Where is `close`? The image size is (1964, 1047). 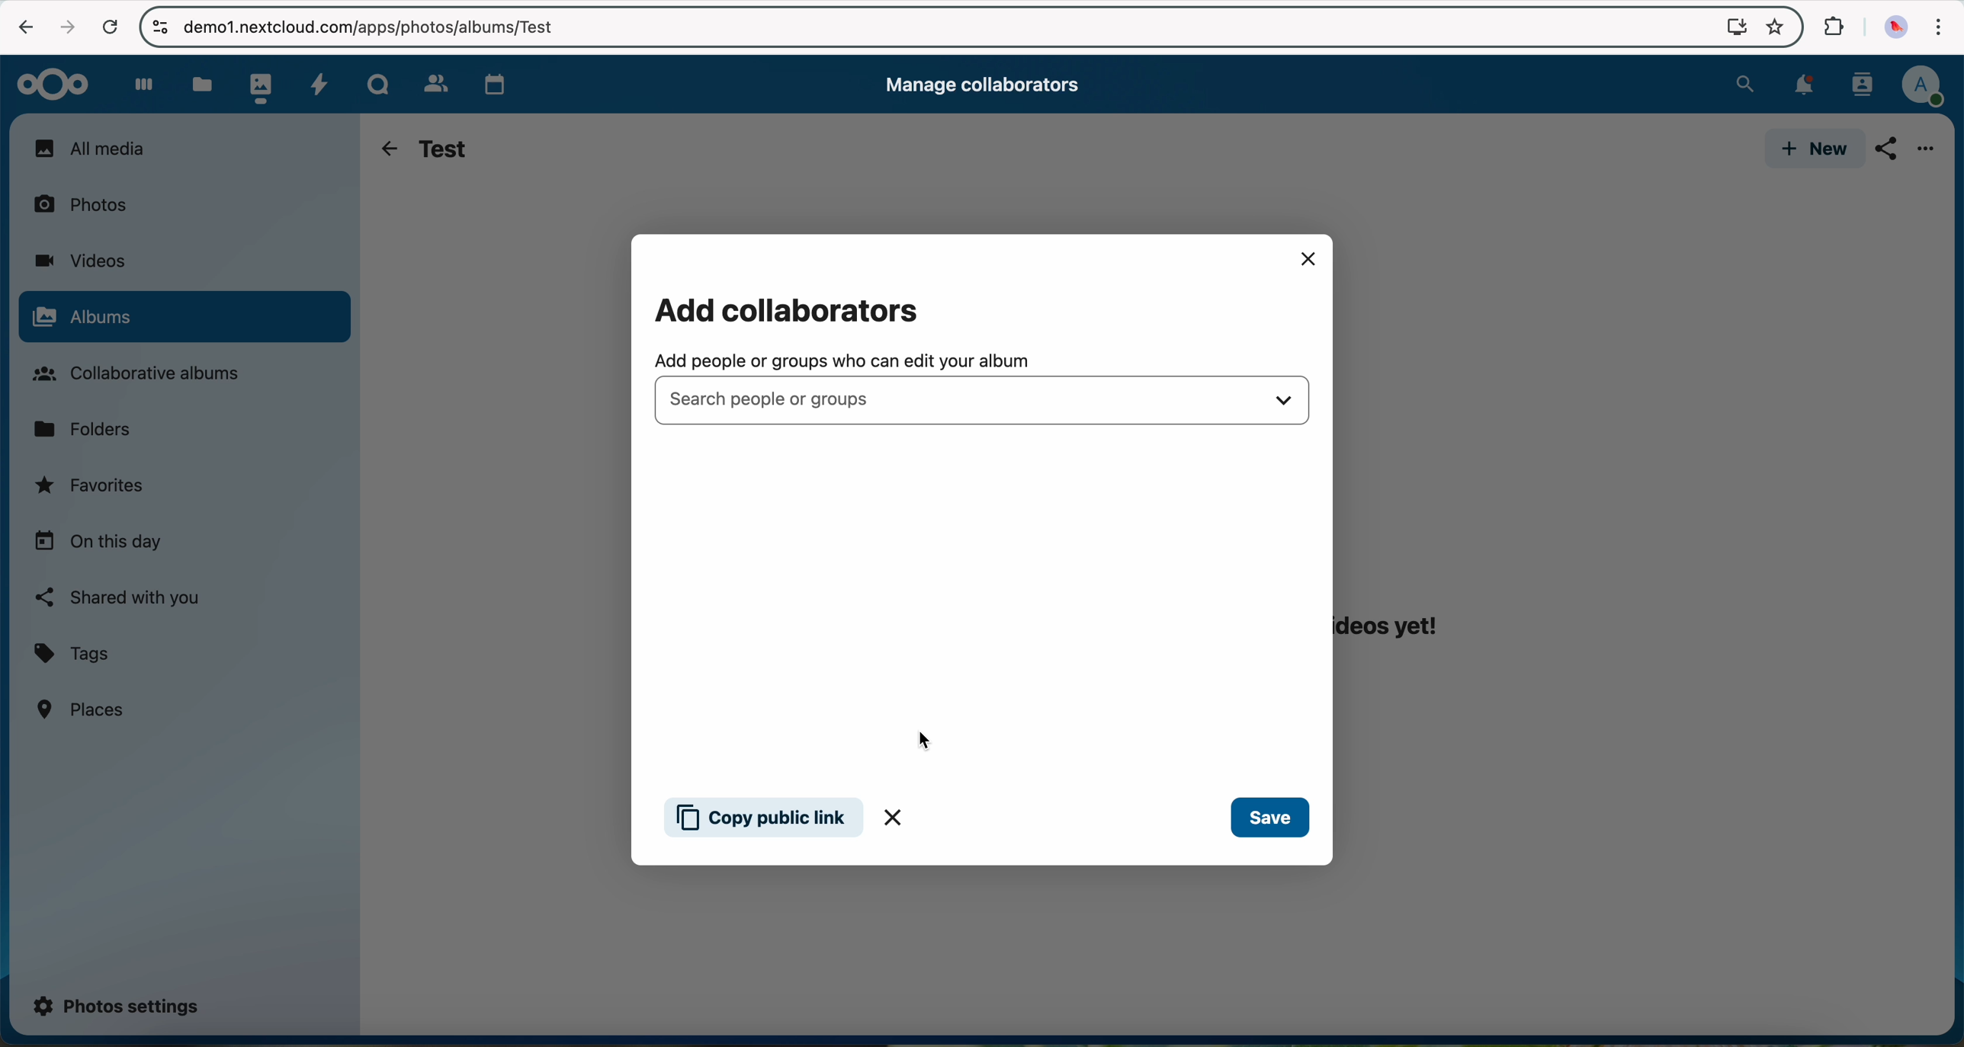
close is located at coordinates (908, 820).